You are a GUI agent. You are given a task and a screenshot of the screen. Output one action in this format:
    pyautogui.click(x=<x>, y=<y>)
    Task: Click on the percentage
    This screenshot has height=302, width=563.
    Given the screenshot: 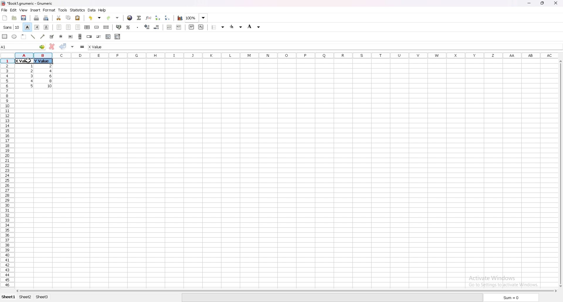 What is the action you would take?
    pyautogui.click(x=128, y=27)
    